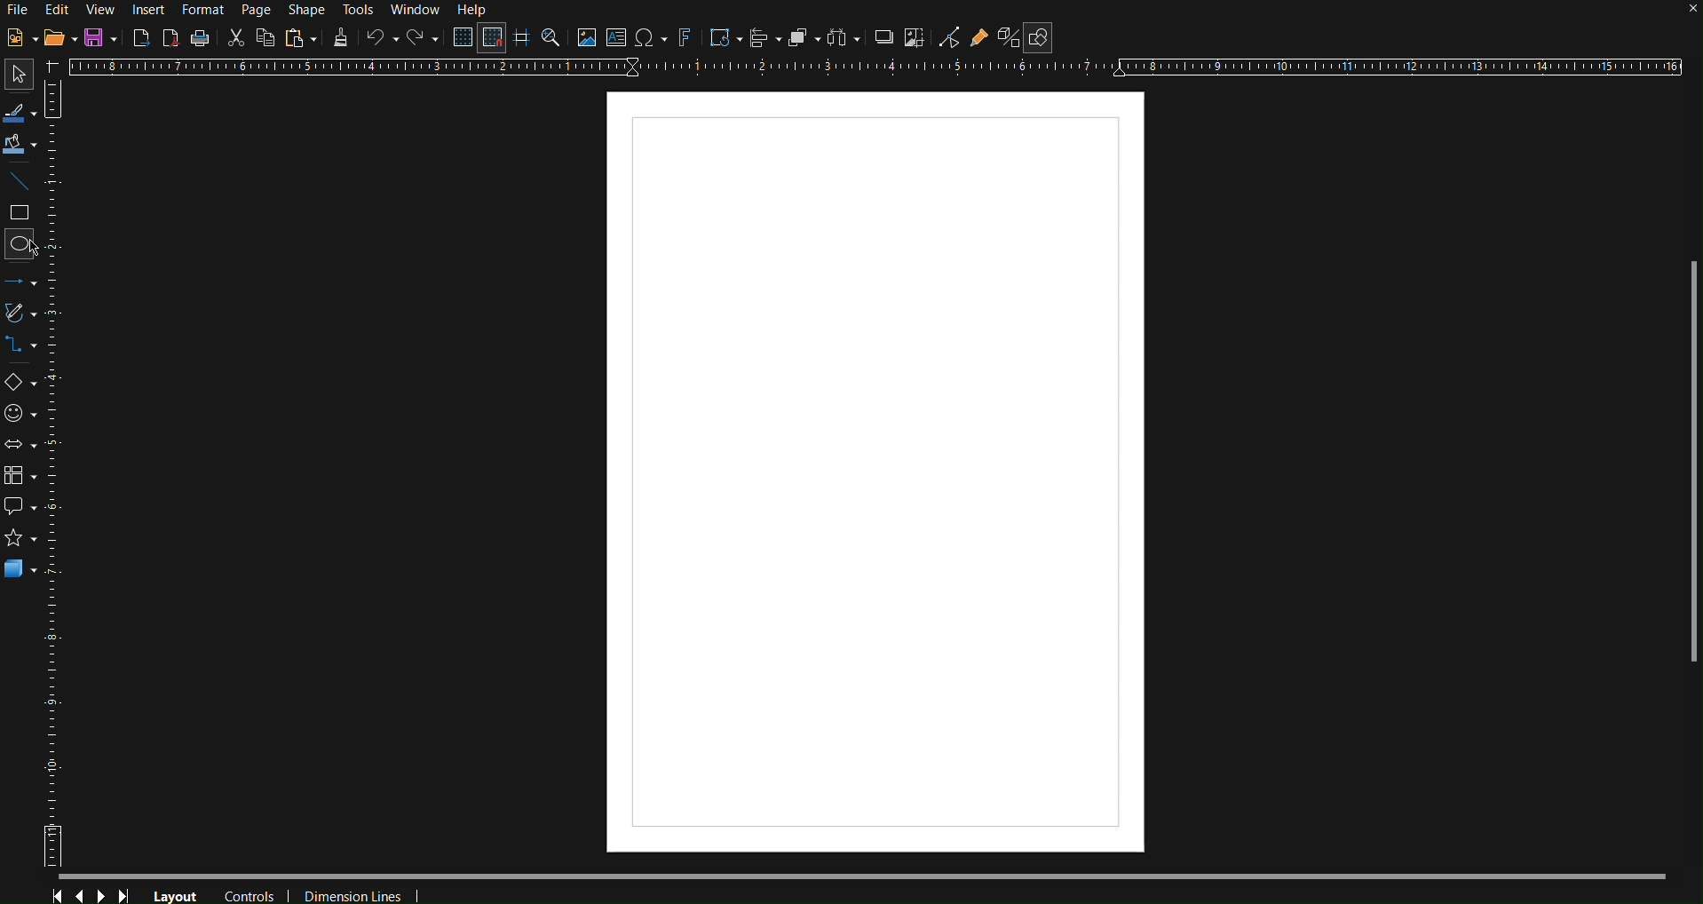 The height and width of the screenshot is (904, 1703). Describe the element at coordinates (25, 472) in the screenshot. I see `Flowchart` at that location.